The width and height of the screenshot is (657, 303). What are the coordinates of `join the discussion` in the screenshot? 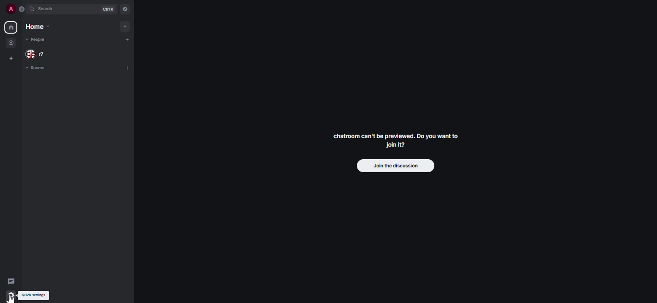 It's located at (395, 166).